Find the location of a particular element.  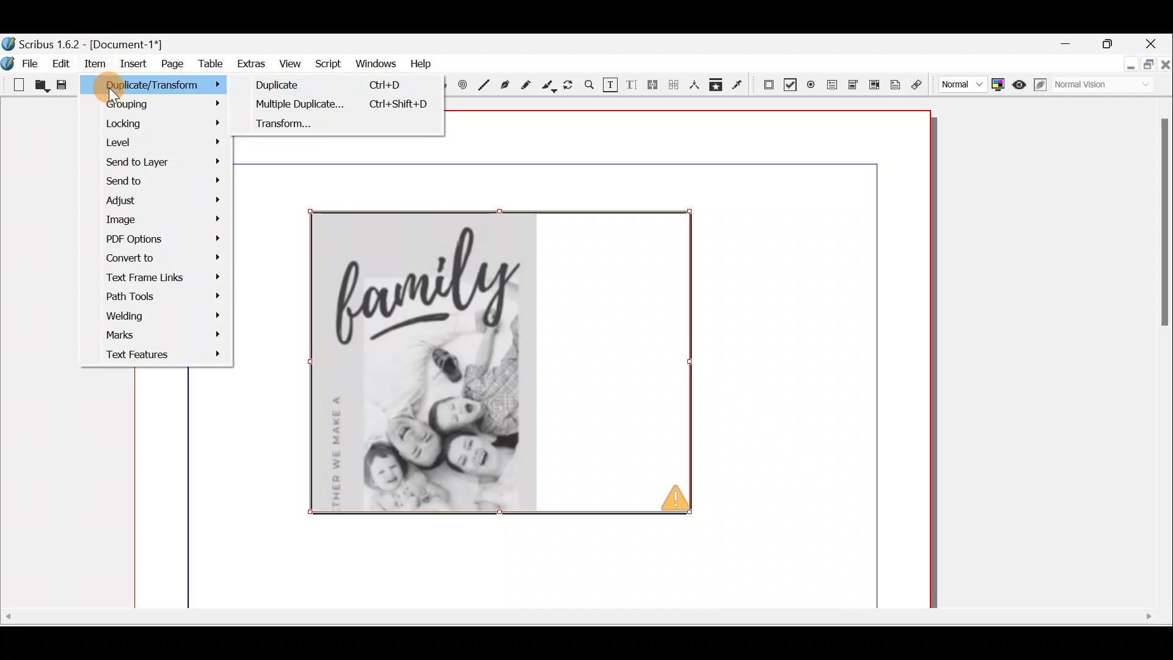

Open is located at coordinates (42, 87).